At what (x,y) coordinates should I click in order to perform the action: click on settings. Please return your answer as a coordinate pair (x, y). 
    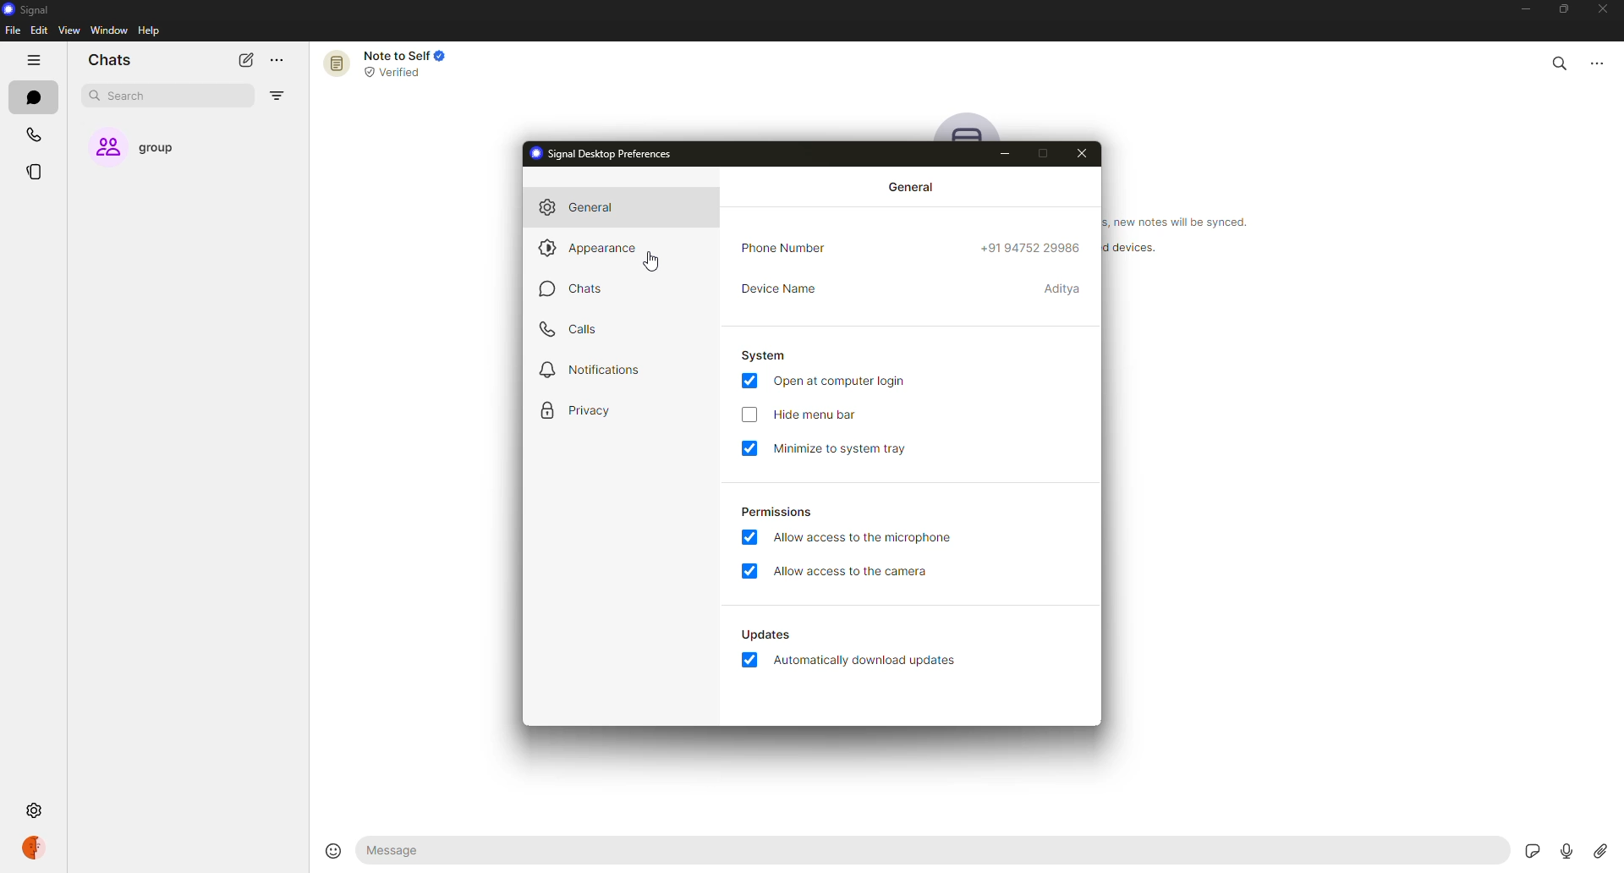
    Looking at the image, I should click on (33, 810).